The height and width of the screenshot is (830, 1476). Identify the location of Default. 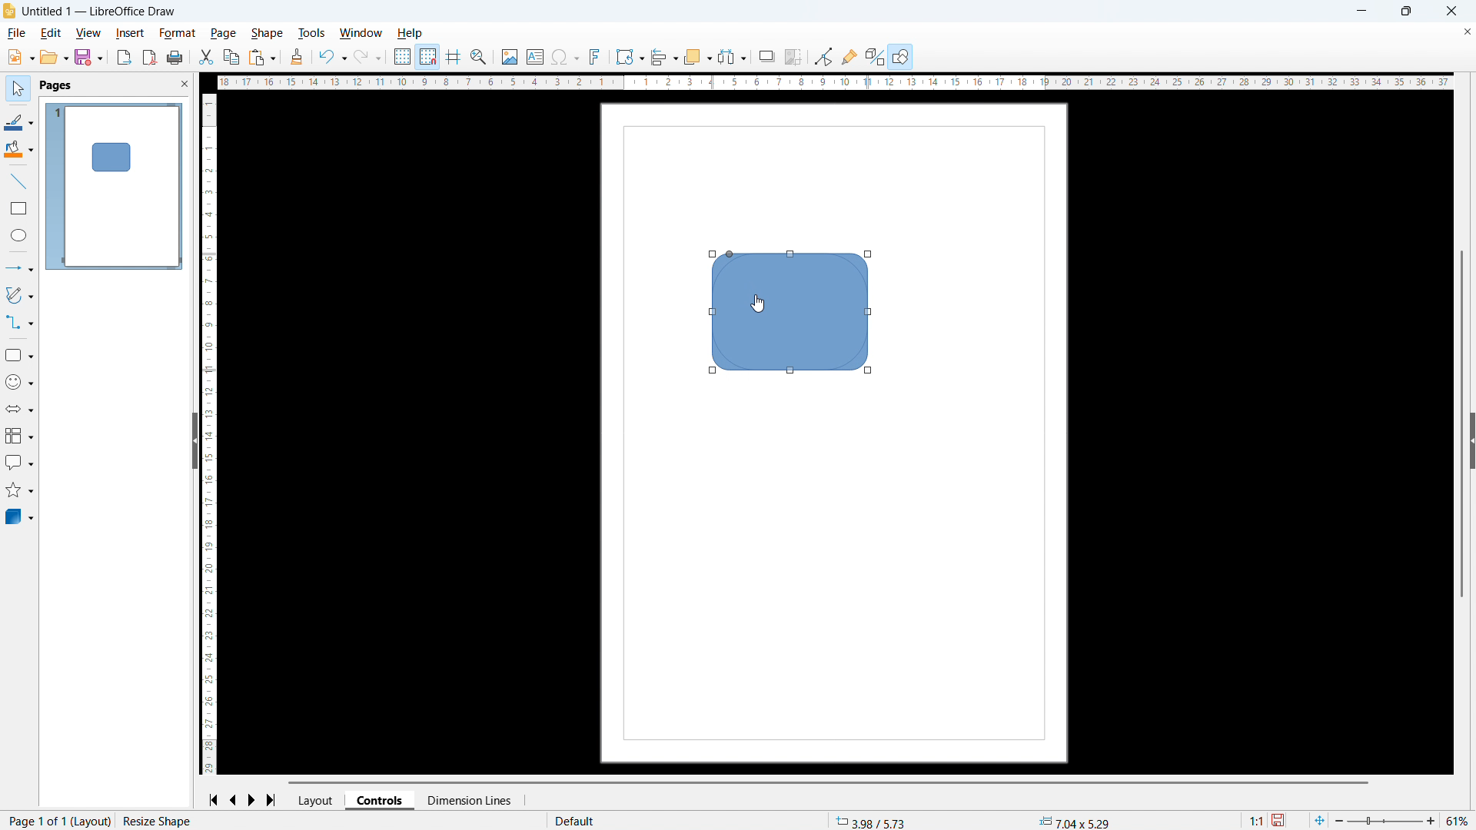
(578, 821).